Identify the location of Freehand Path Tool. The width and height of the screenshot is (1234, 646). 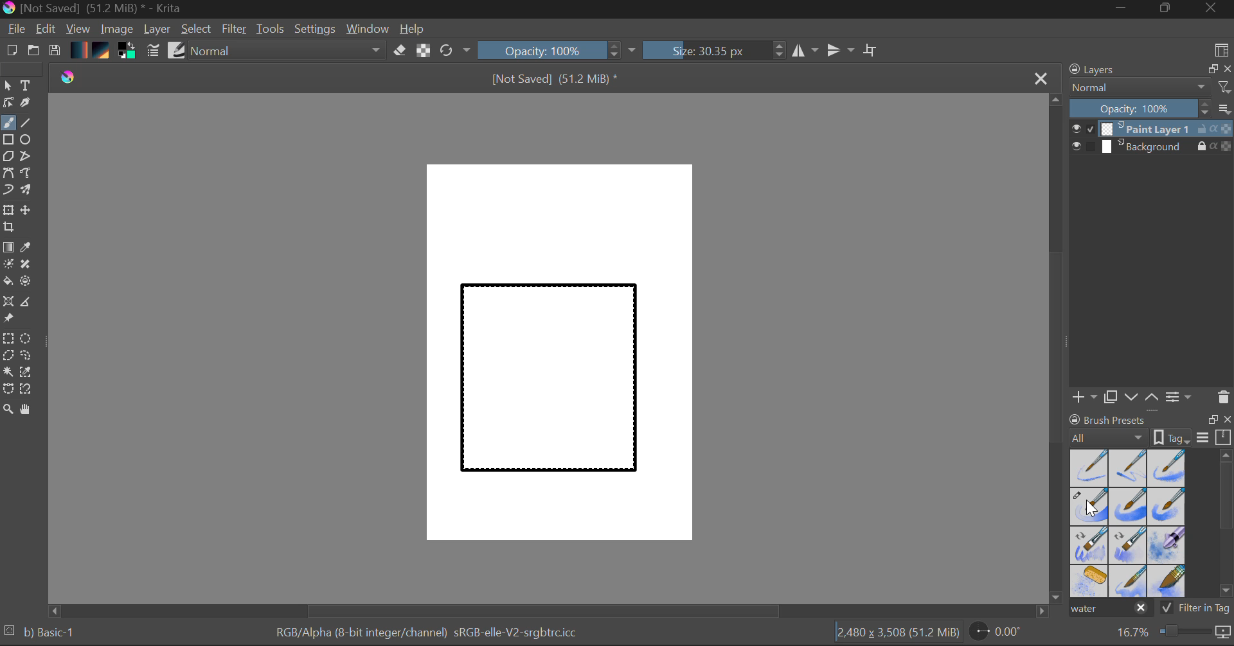
(25, 174).